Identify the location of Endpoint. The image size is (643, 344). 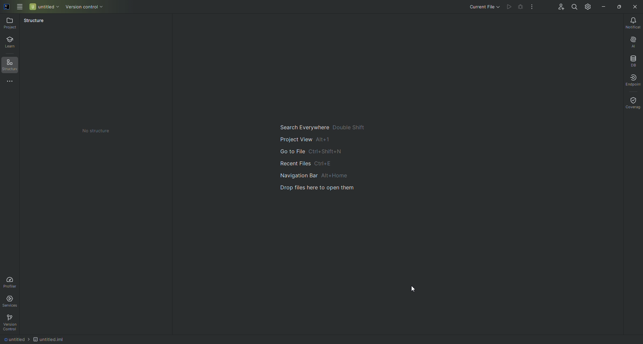
(630, 80).